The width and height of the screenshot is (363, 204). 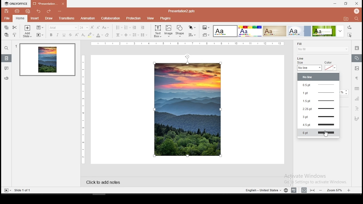 I want to click on table settings, so click(x=357, y=89).